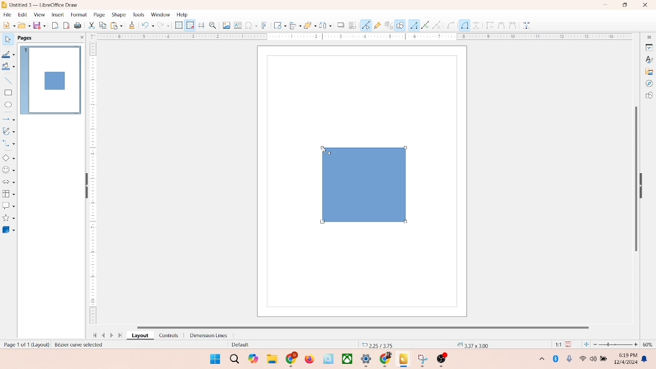 This screenshot has width=656, height=369. Describe the element at coordinates (649, 84) in the screenshot. I see `navigator` at that location.